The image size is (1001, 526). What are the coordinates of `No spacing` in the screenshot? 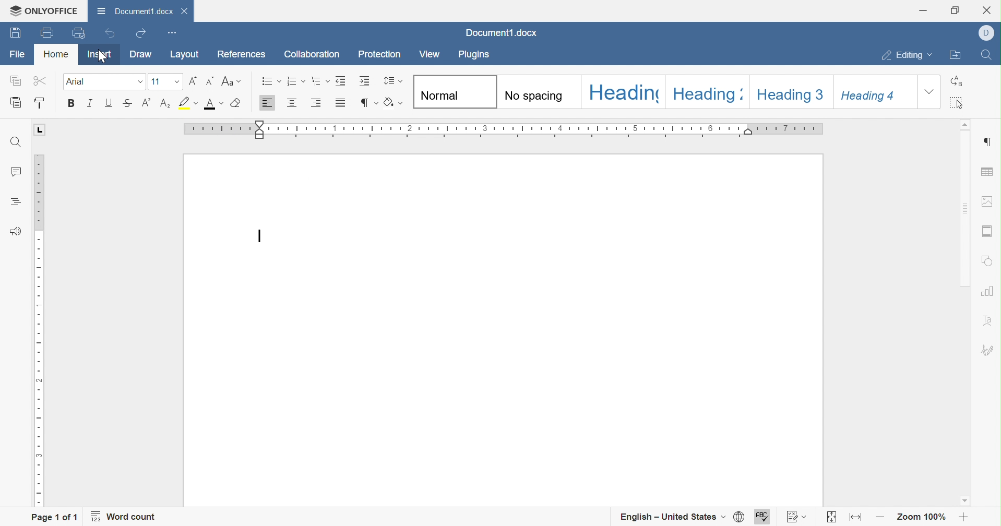 It's located at (540, 91).